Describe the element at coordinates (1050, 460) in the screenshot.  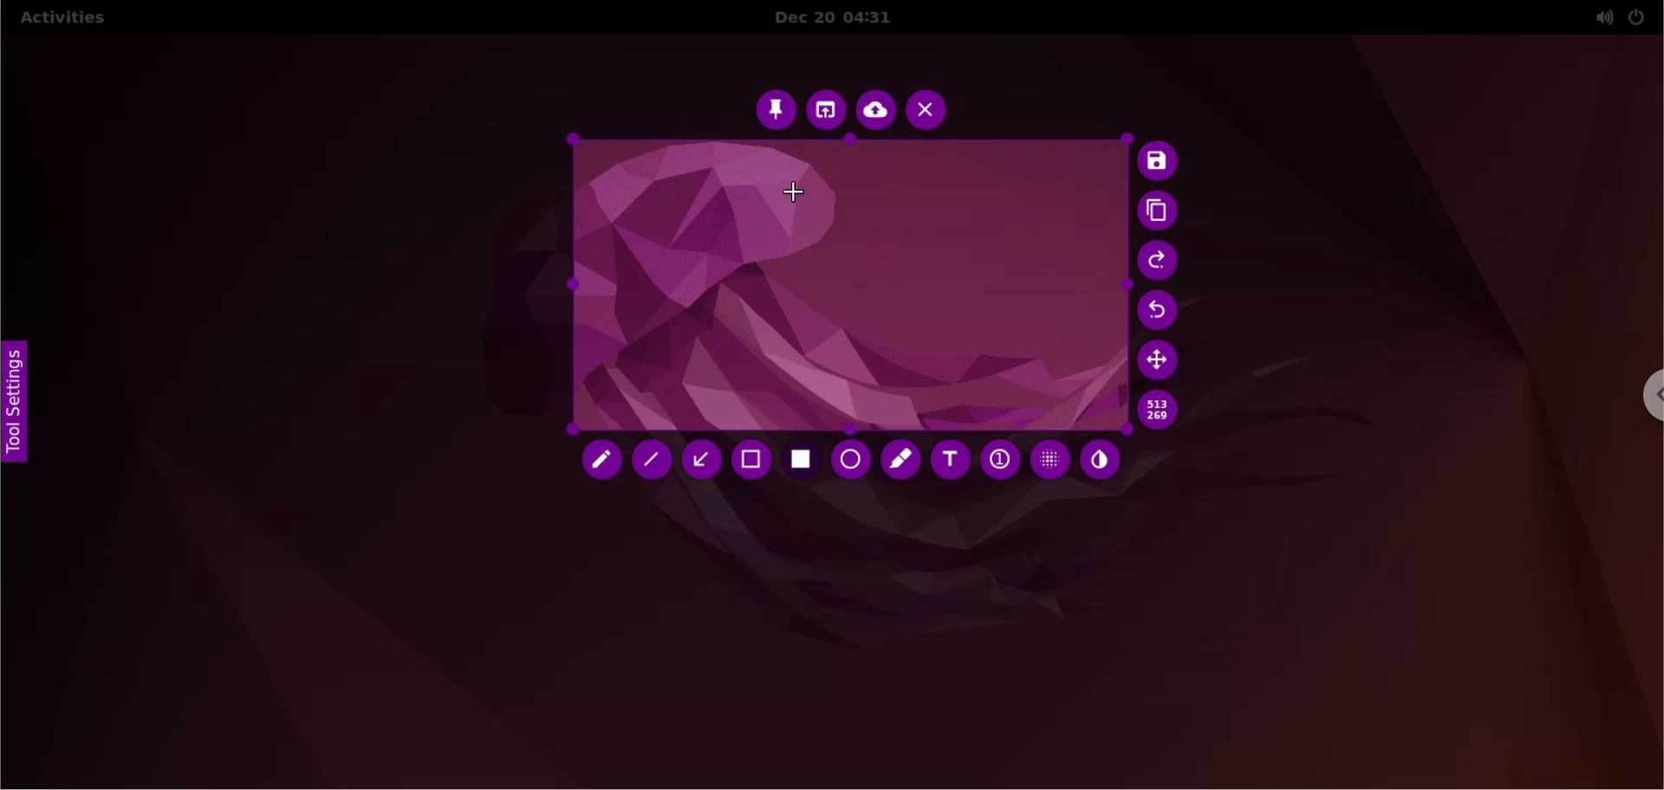
I see `pixelette` at that location.